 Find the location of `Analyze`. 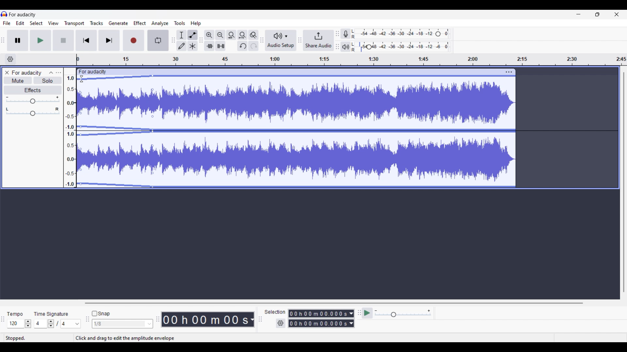

Analyze is located at coordinates (160, 23).